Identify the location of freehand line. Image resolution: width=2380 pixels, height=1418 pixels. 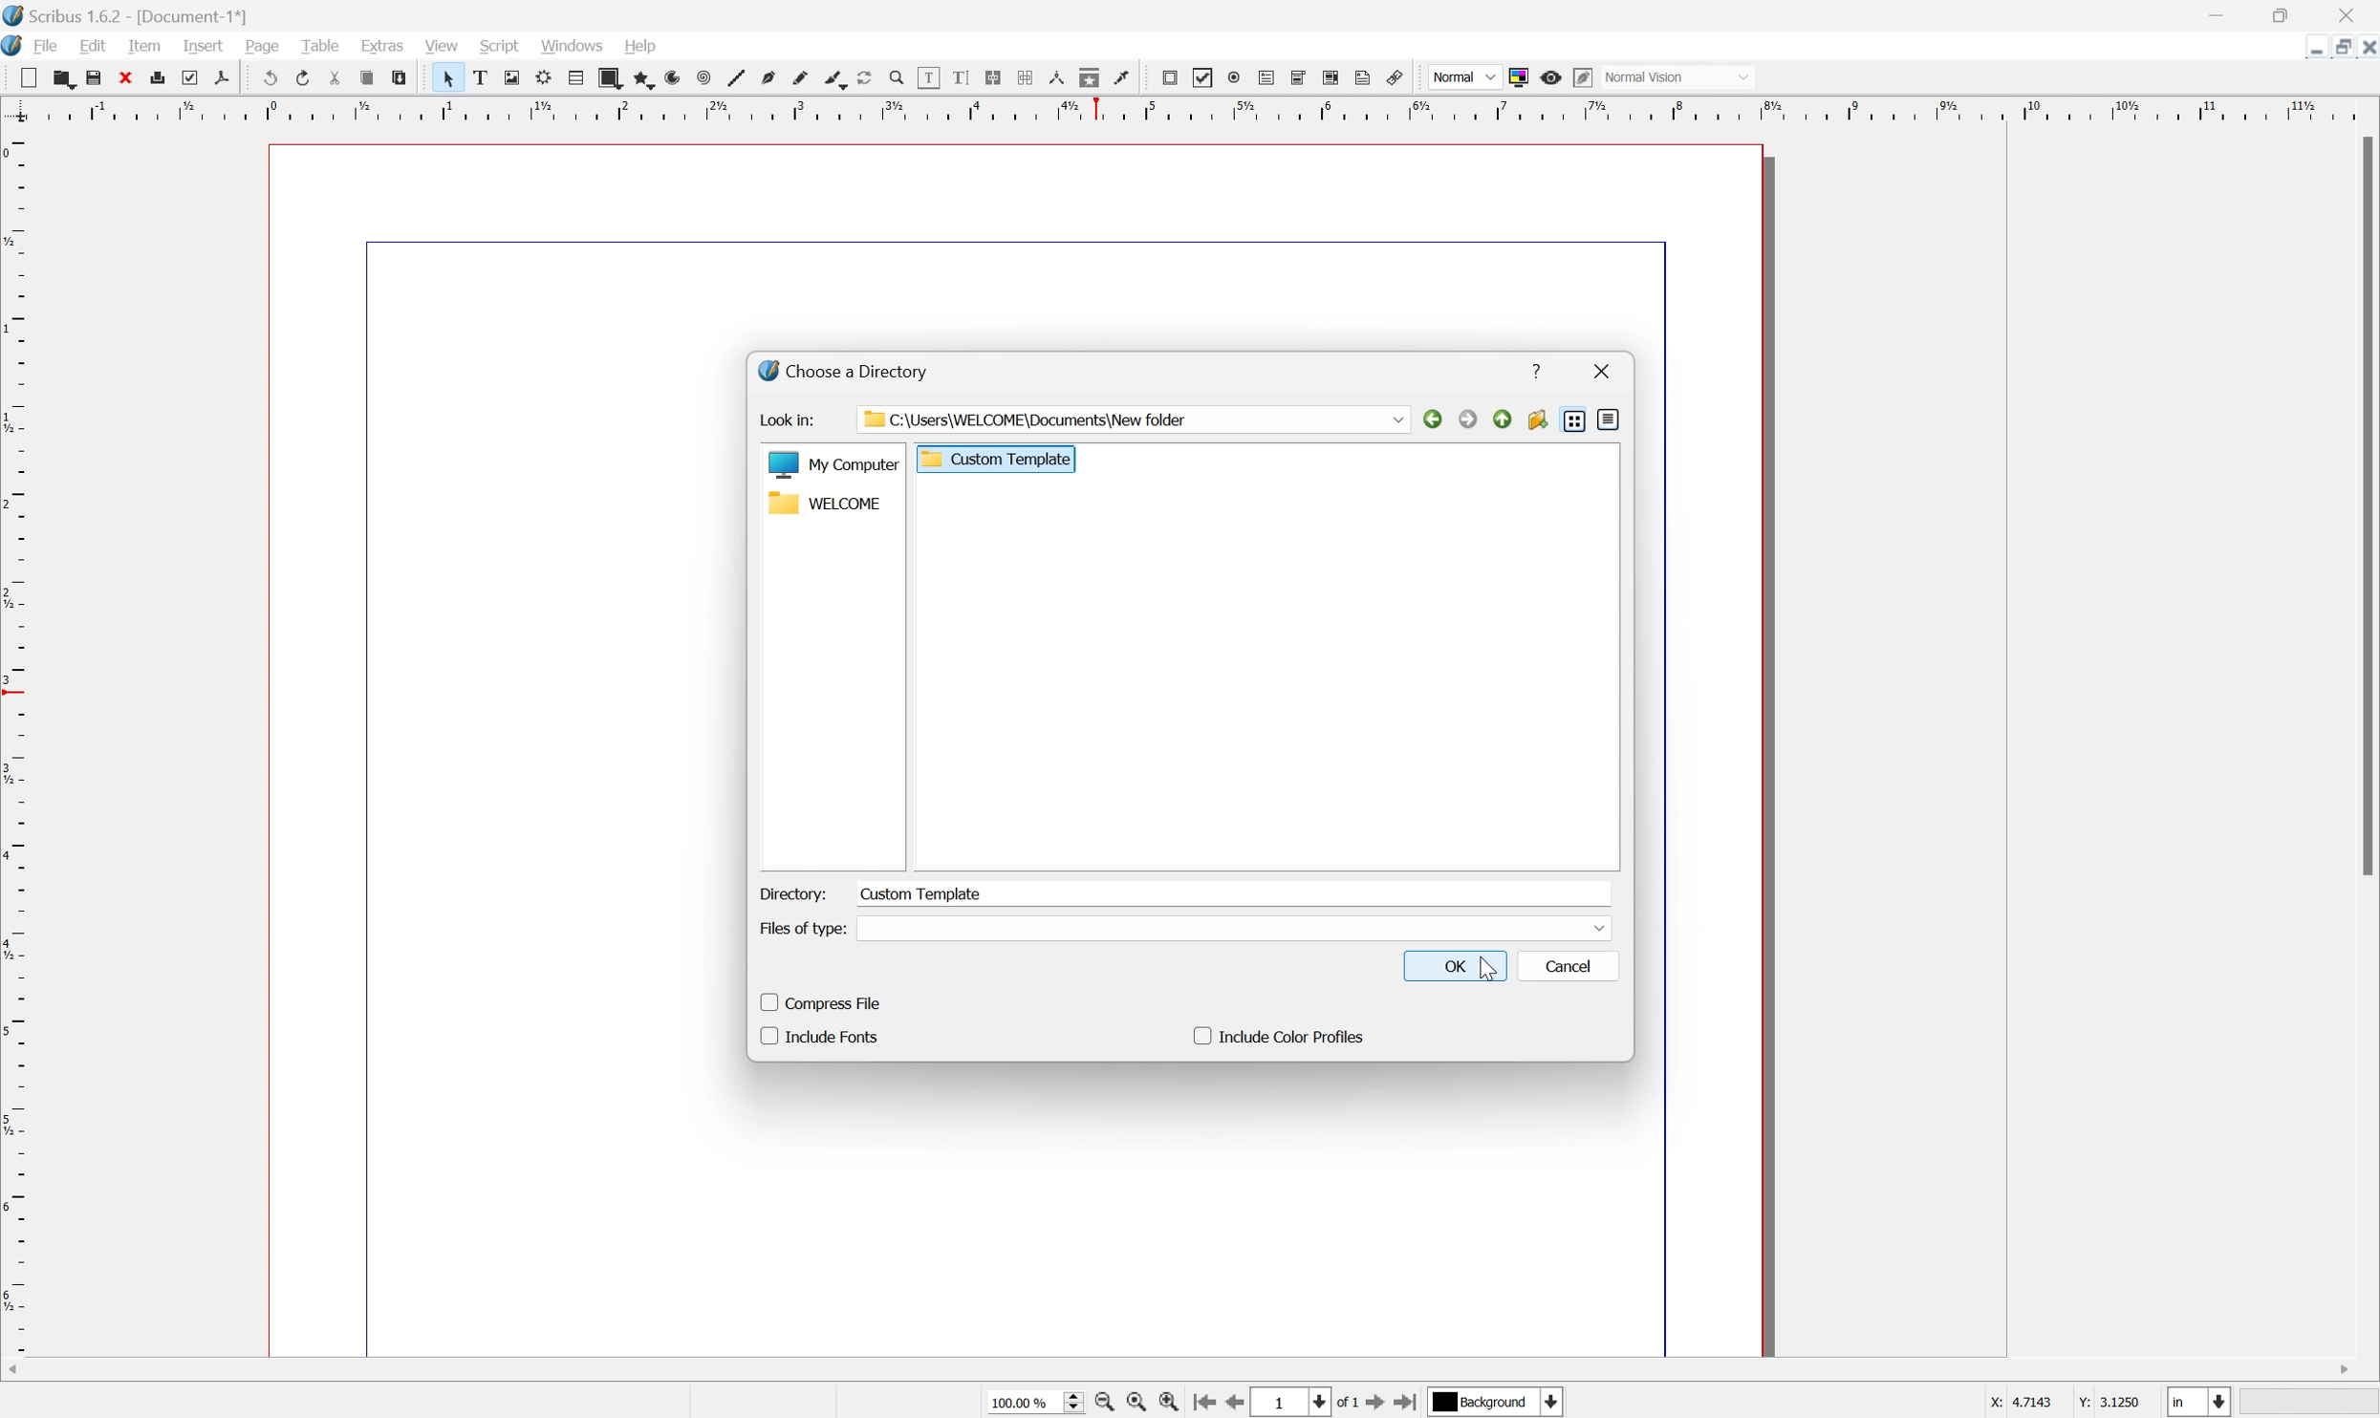
(806, 75).